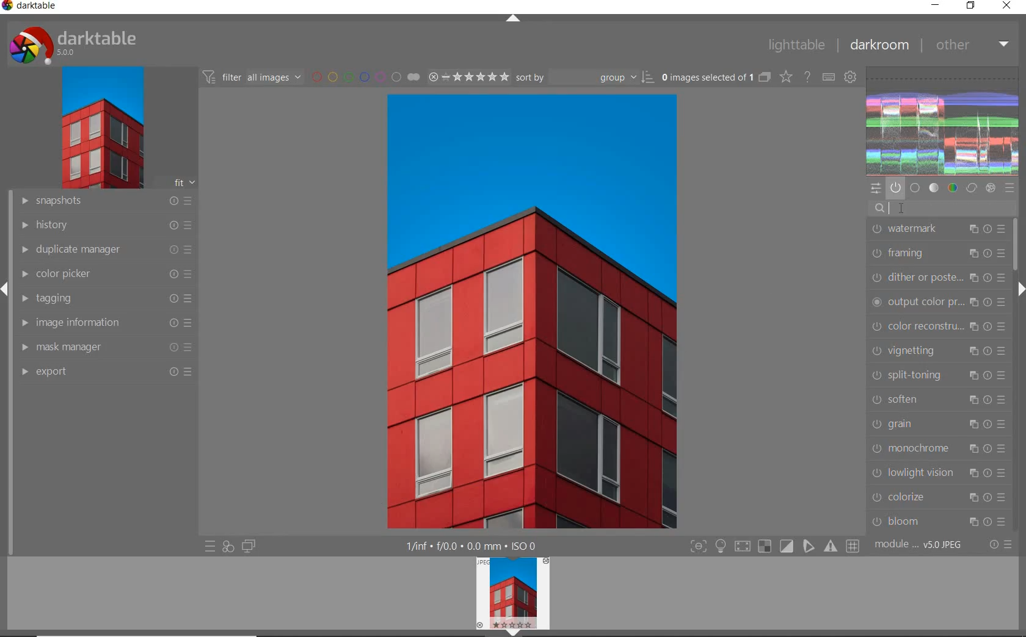 The image size is (1026, 637). What do you see at coordinates (937, 327) in the screenshot?
I see `color reconstruction` at bounding box center [937, 327].